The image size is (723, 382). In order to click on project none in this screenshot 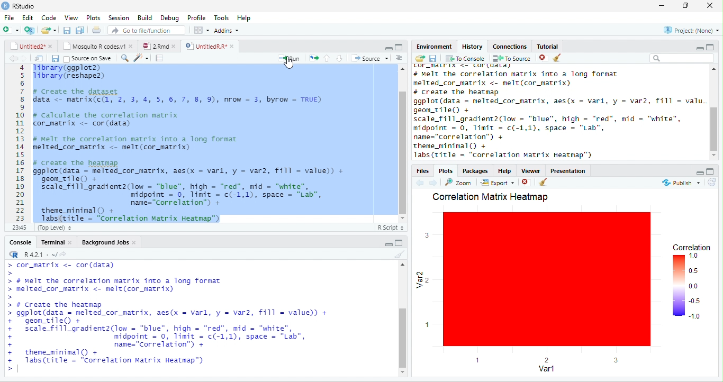, I will do `click(685, 31)`.